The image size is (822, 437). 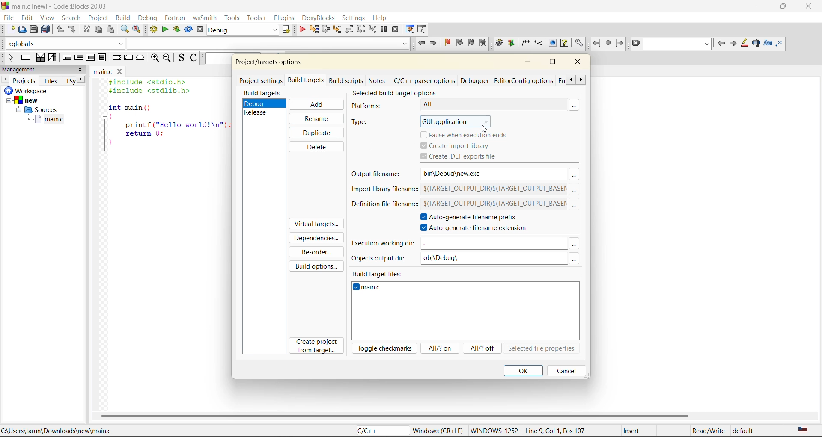 What do you see at coordinates (345, 80) in the screenshot?
I see `build scripts` at bounding box center [345, 80].